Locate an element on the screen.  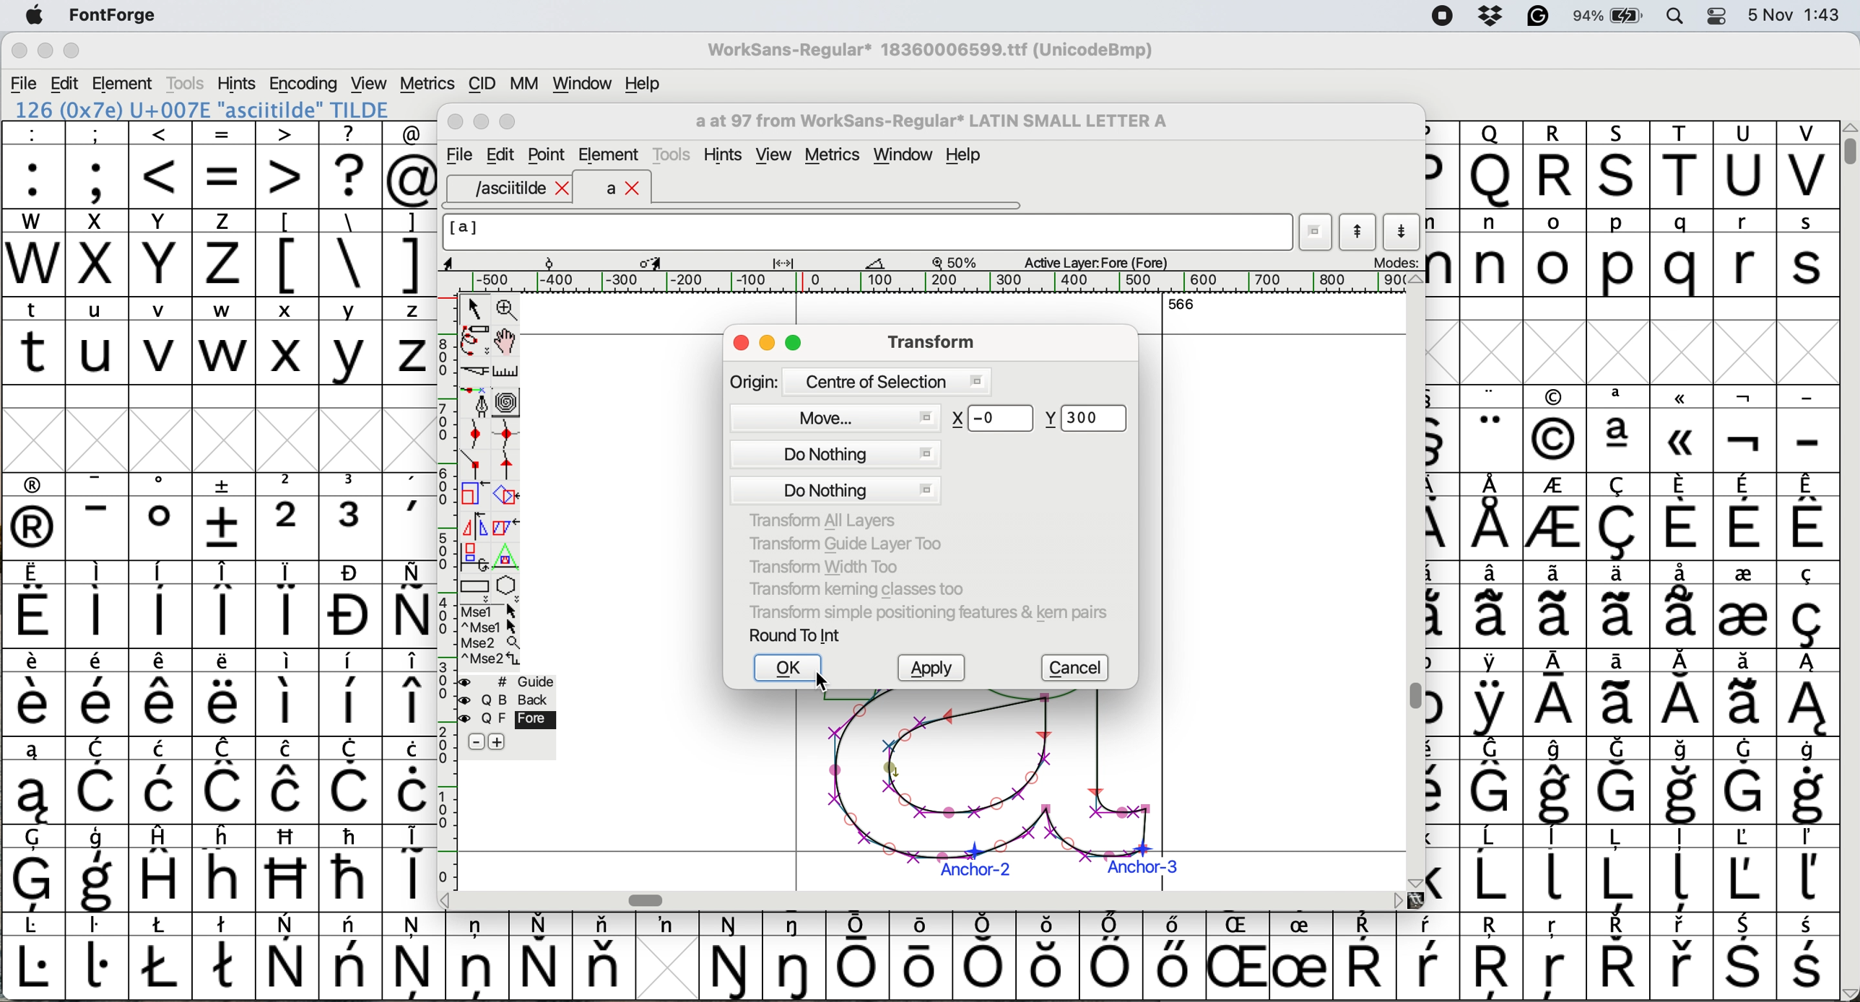
symbol is located at coordinates (98, 870).